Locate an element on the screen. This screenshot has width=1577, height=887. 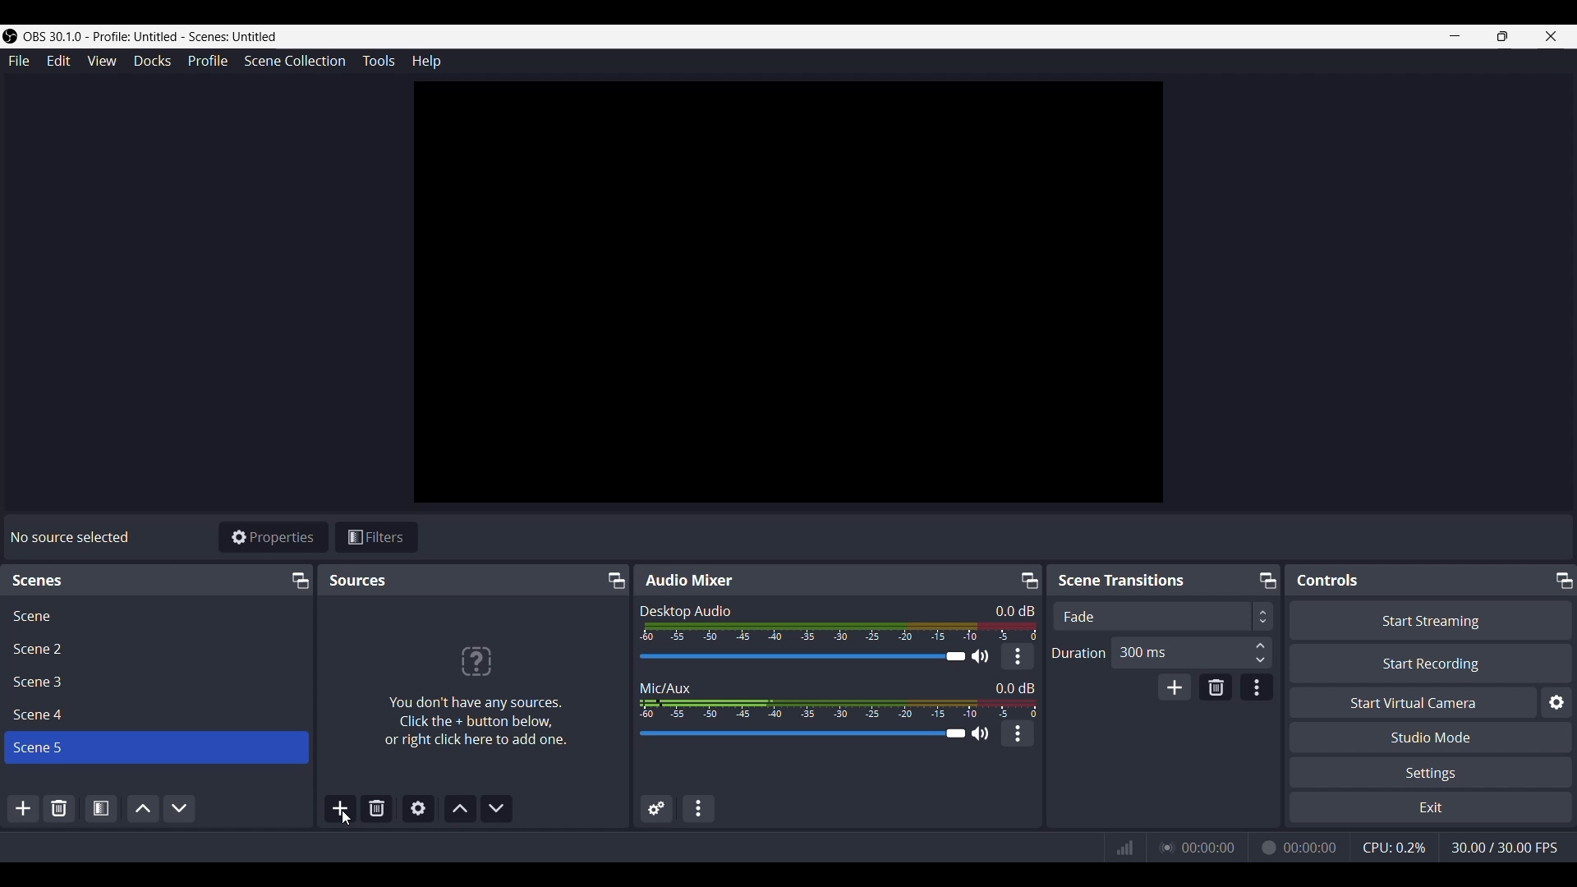
Scene File is located at coordinates (154, 614).